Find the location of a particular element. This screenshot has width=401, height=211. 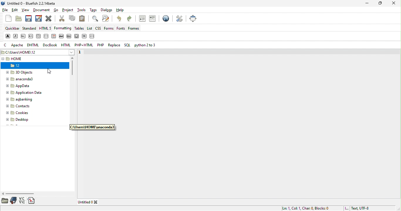

anaconda3 is located at coordinates (24, 80).